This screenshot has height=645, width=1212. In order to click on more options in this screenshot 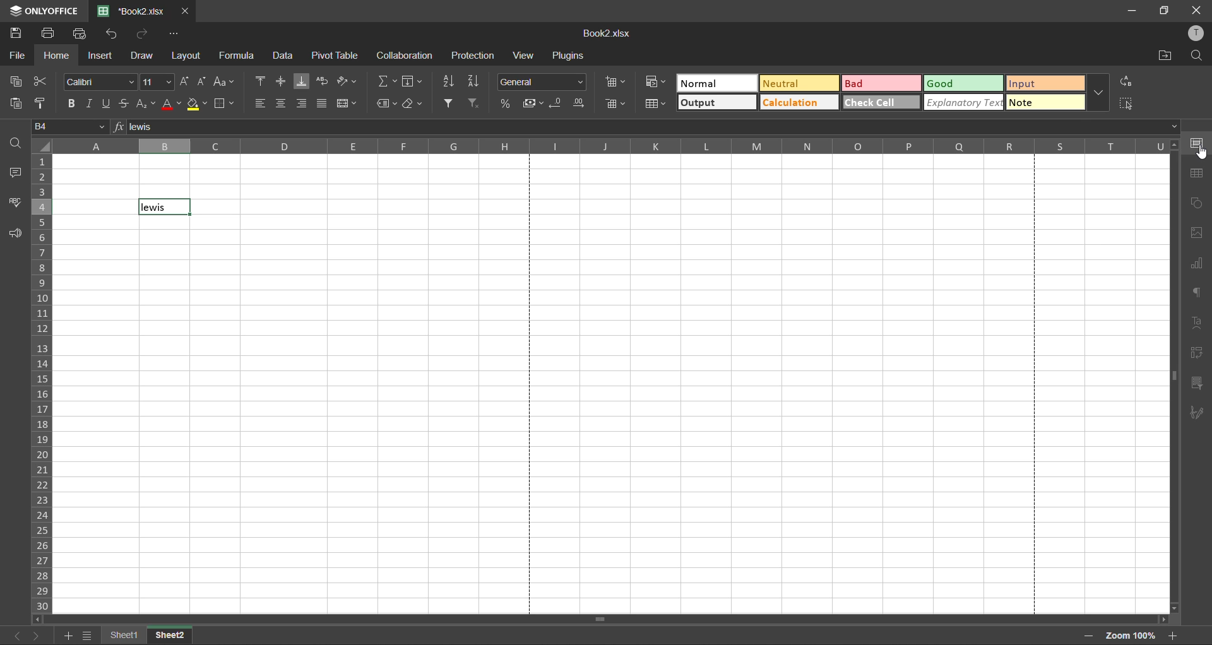, I will do `click(1098, 92)`.